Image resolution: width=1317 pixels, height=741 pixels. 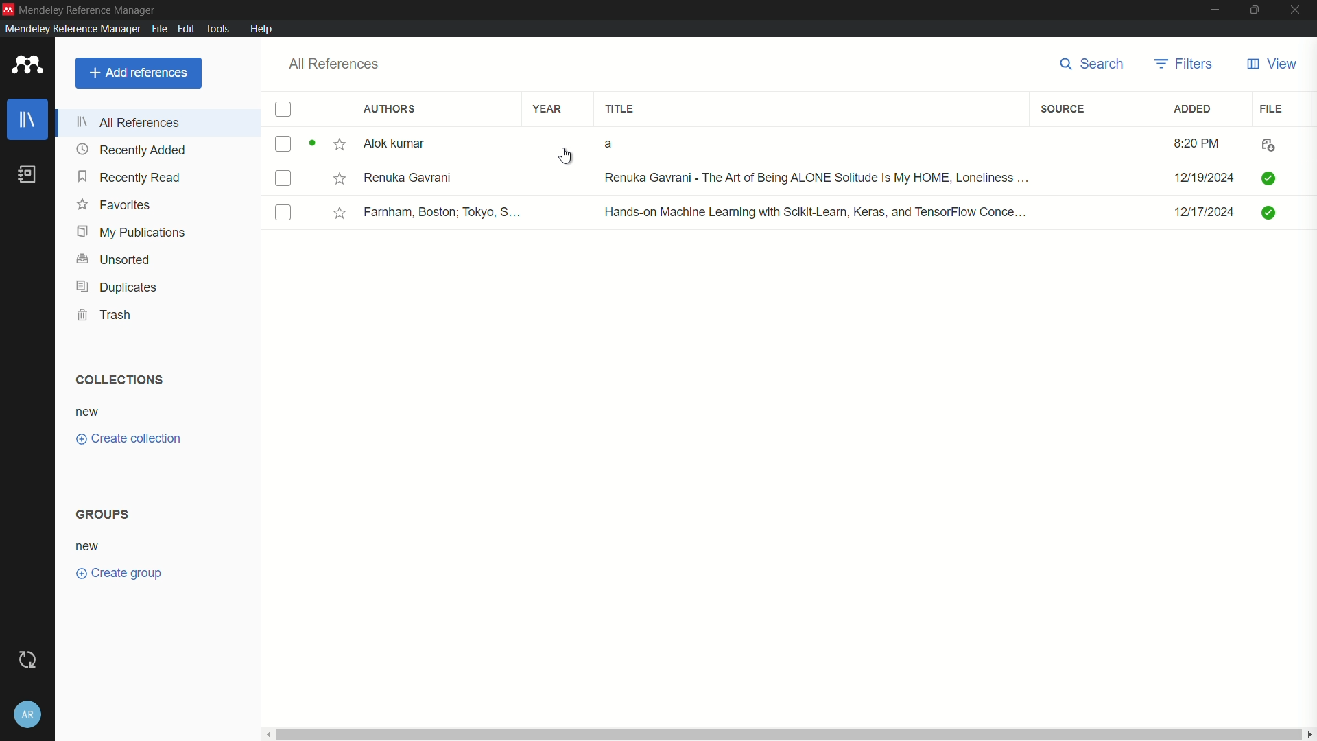 I want to click on sync, so click(x=30, y=660).